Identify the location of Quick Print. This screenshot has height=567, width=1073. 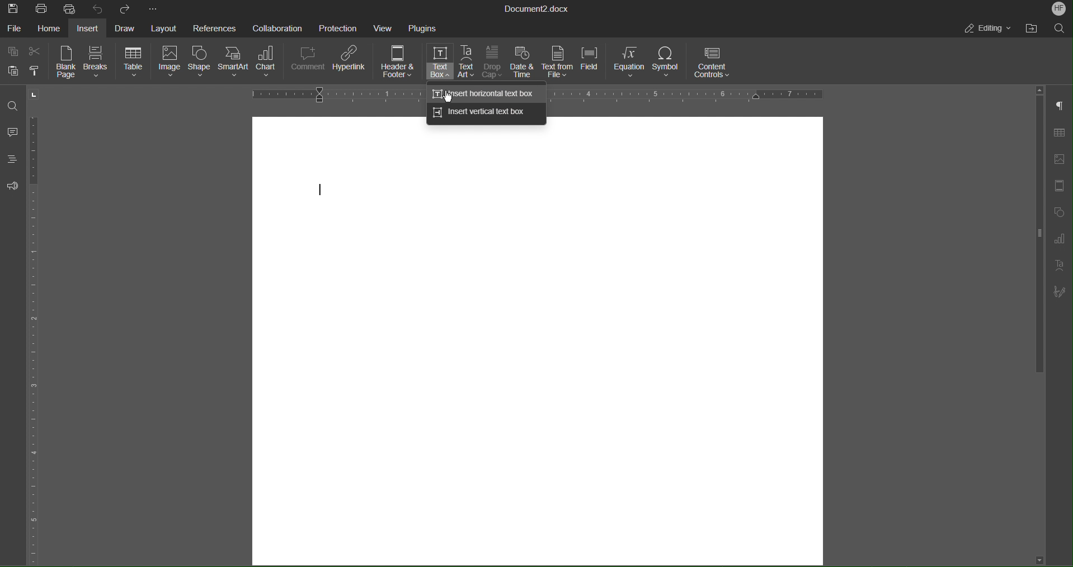
(70, 8).